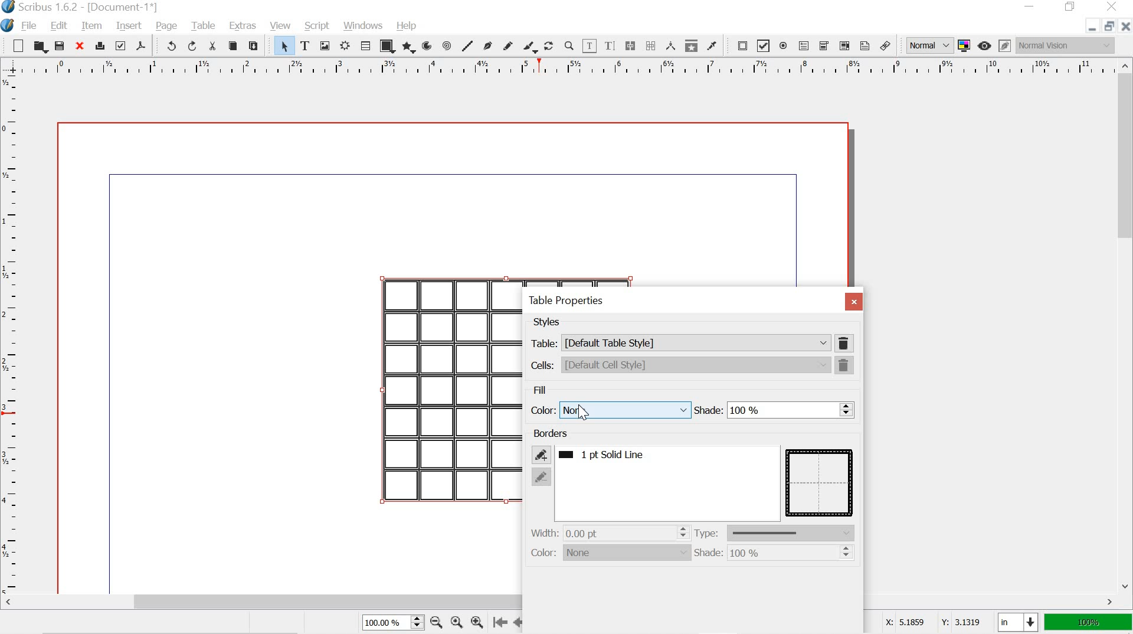 The height and width of the screenshot is (634, 1133). What do you see at coordinates (306, 46) in the screenshot?
I see `text frame` at bounding box center [306, 46].